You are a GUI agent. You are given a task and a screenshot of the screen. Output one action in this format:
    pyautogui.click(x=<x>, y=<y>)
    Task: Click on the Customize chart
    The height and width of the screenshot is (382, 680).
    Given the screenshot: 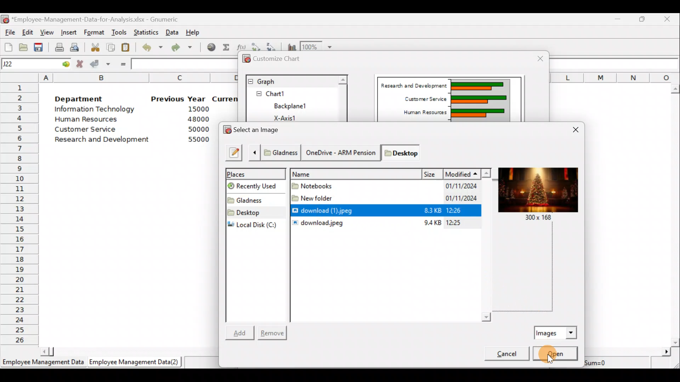 What is the action you would take?
    pyautogui.click(x=276, y=59)
    